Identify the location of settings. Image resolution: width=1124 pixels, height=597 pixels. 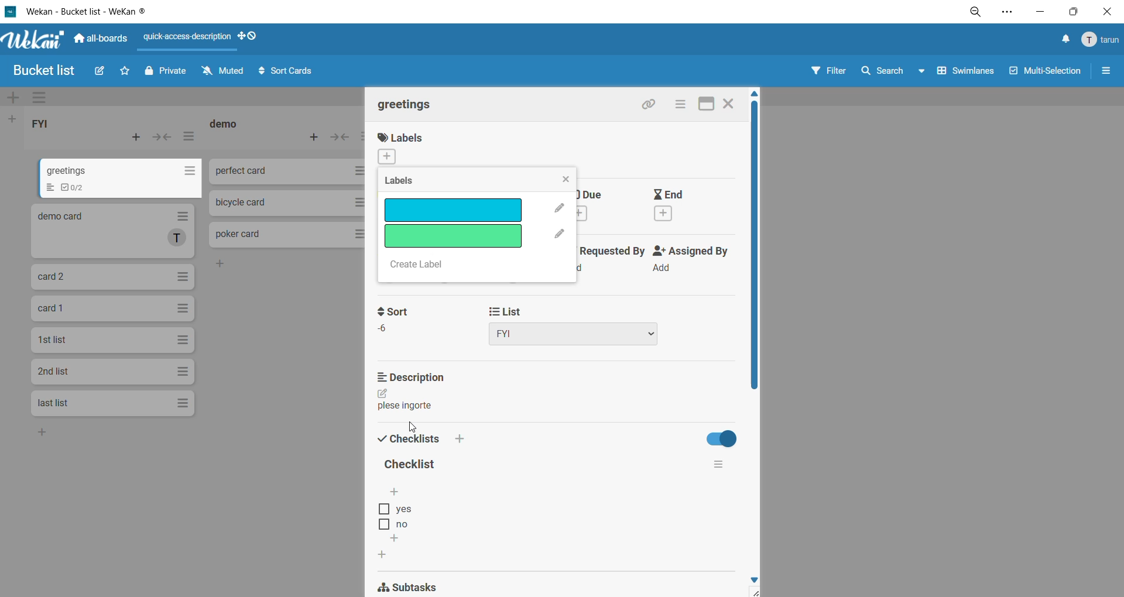
(1009, 14).